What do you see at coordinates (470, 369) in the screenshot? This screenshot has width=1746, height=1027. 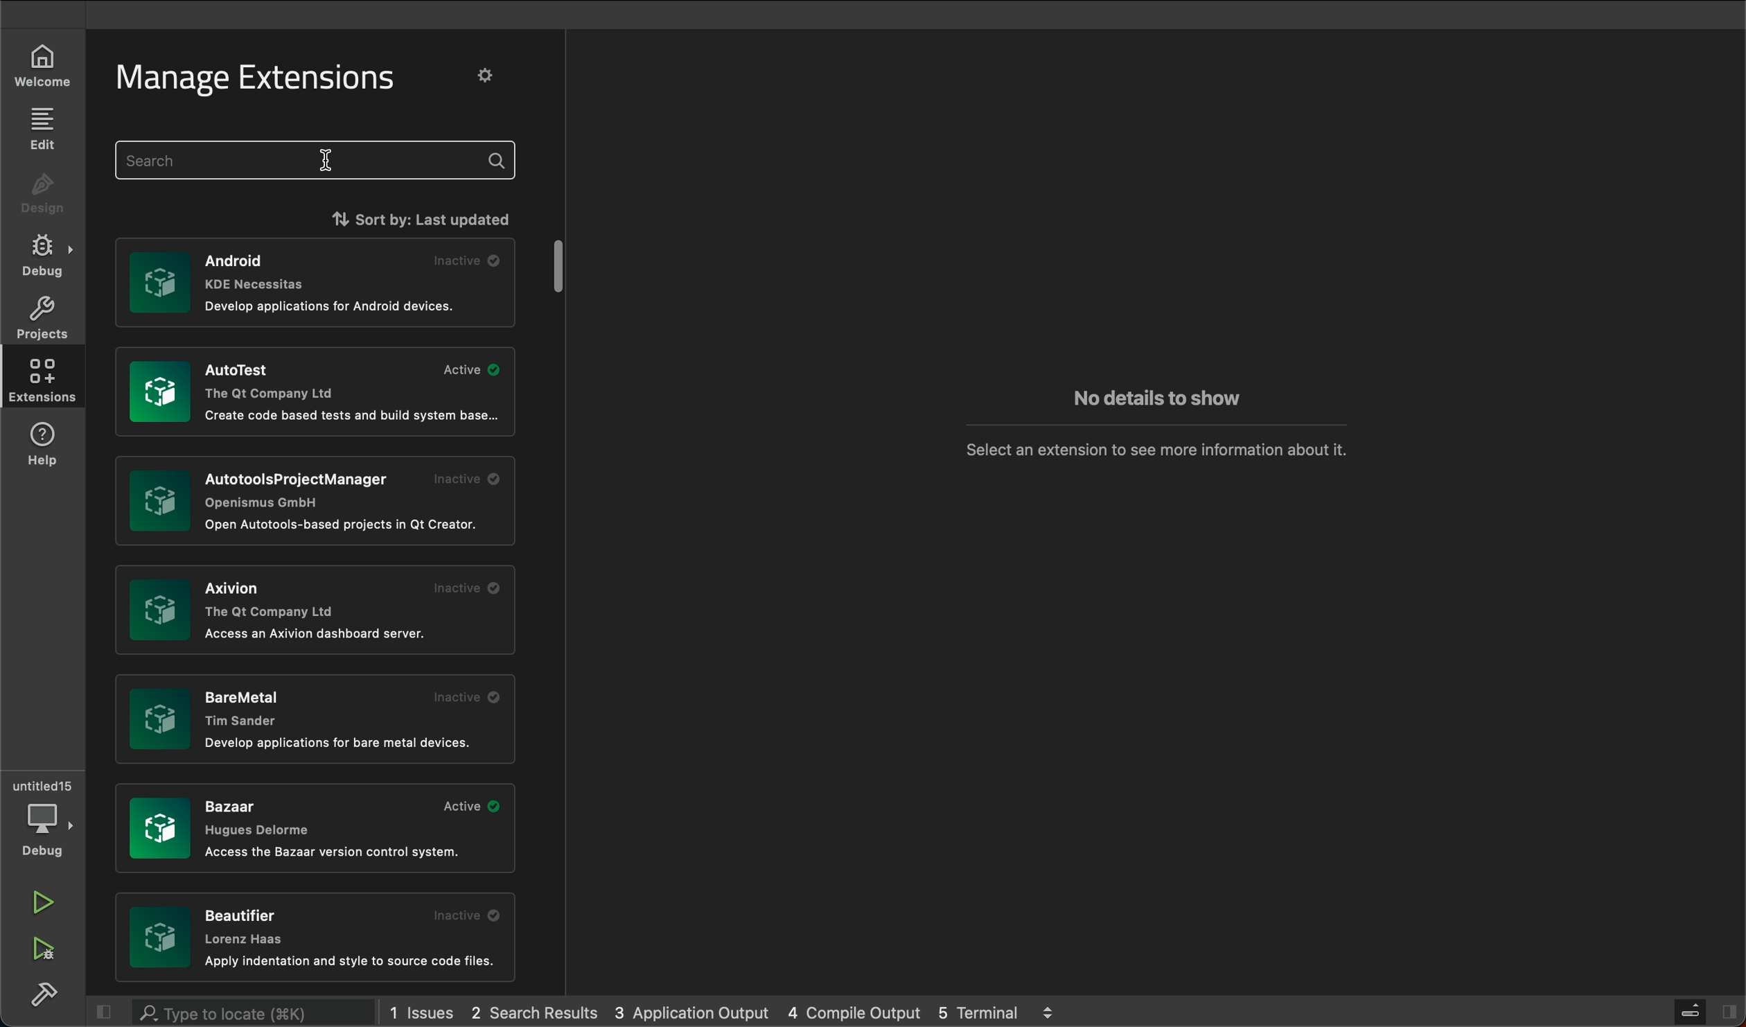 I see `active` at bounding box center [470, 369].